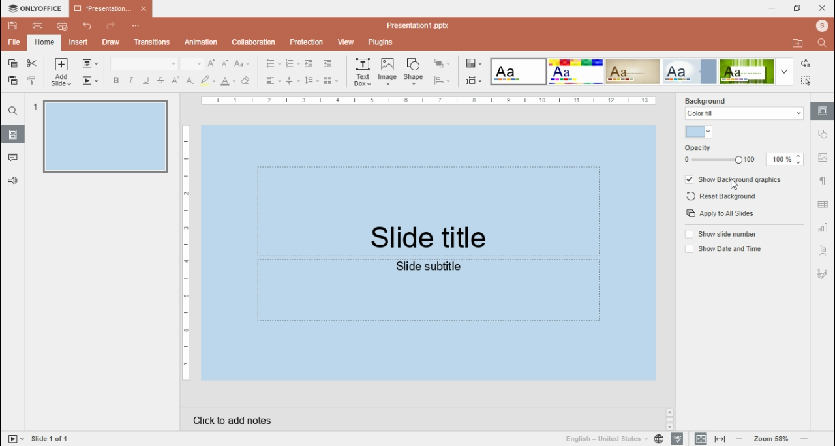 The height and width of the screenshot is (446, 835). I want to click on superscript, so click(176, 80).